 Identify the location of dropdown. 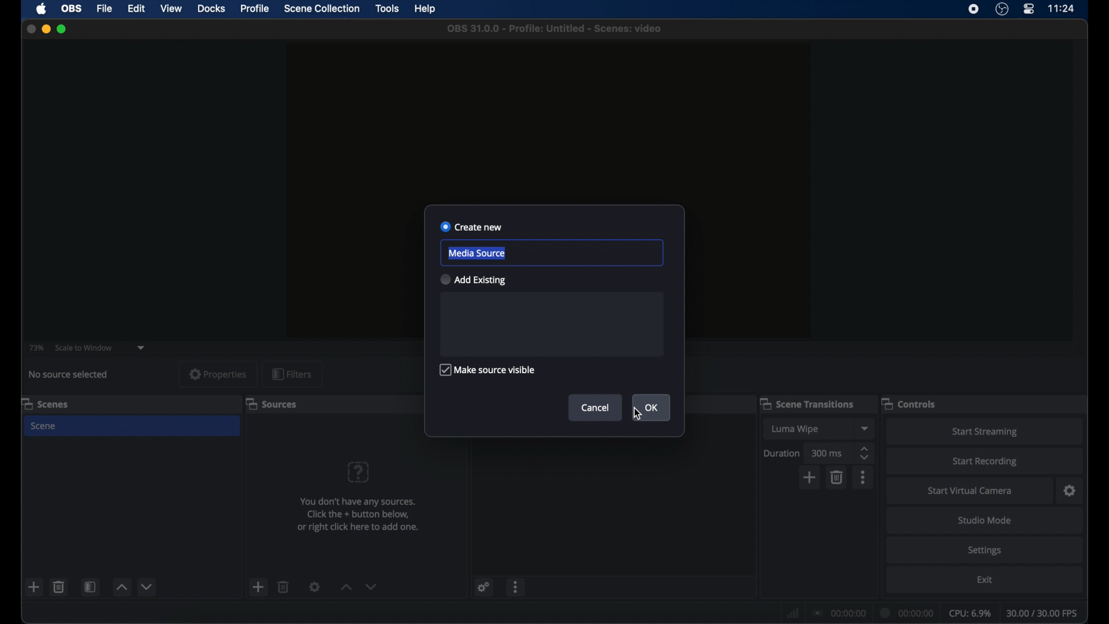
(142, 348).